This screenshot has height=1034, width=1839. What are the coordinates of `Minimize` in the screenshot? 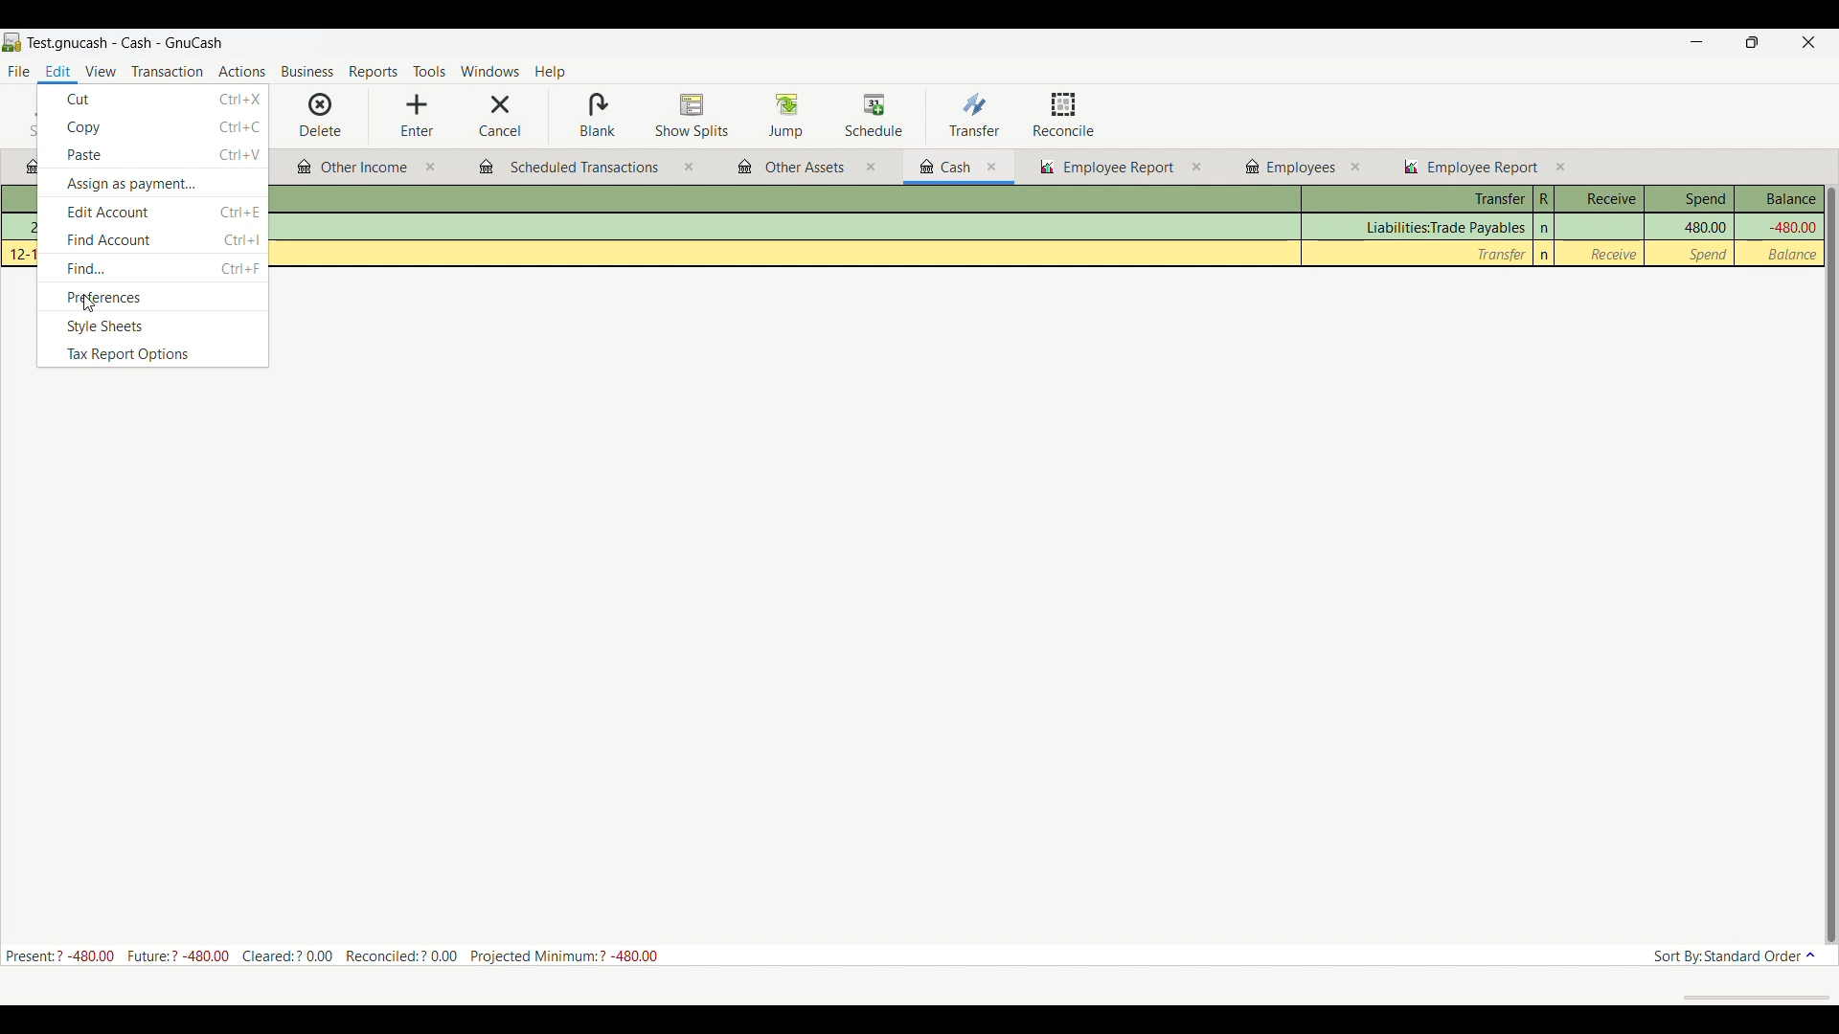 It's located at (1696, 41).